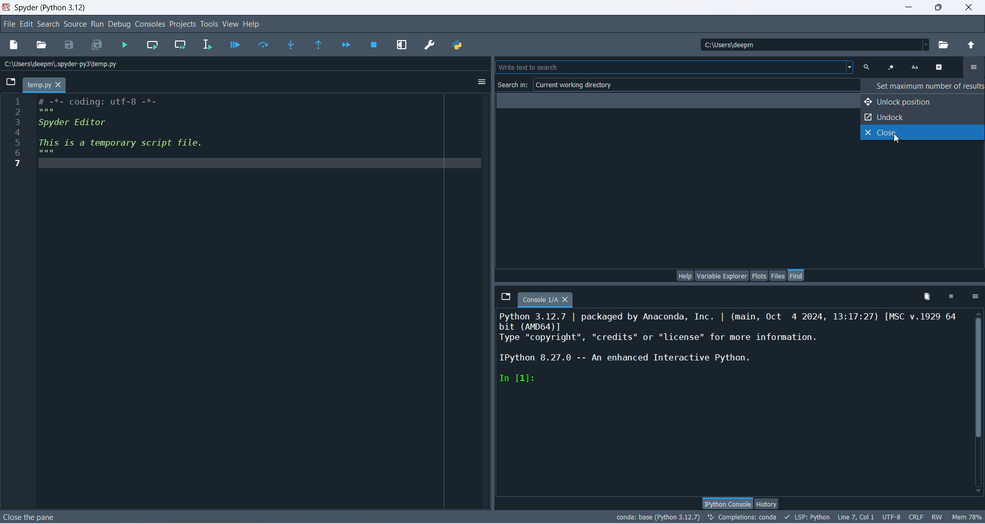  Describe the element at coordinates (976, 401) in the screenshot. I see `vertical scroll bar` at that location.